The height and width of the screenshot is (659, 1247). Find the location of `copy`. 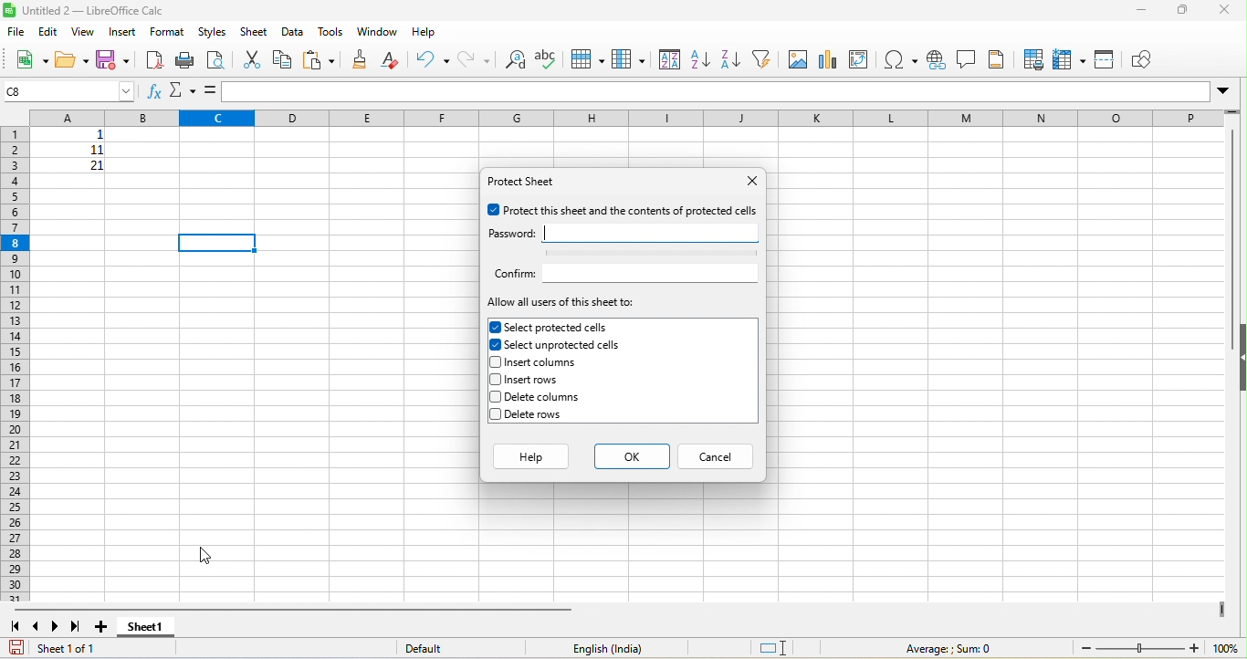

copy is located at coordinates (283, 61).